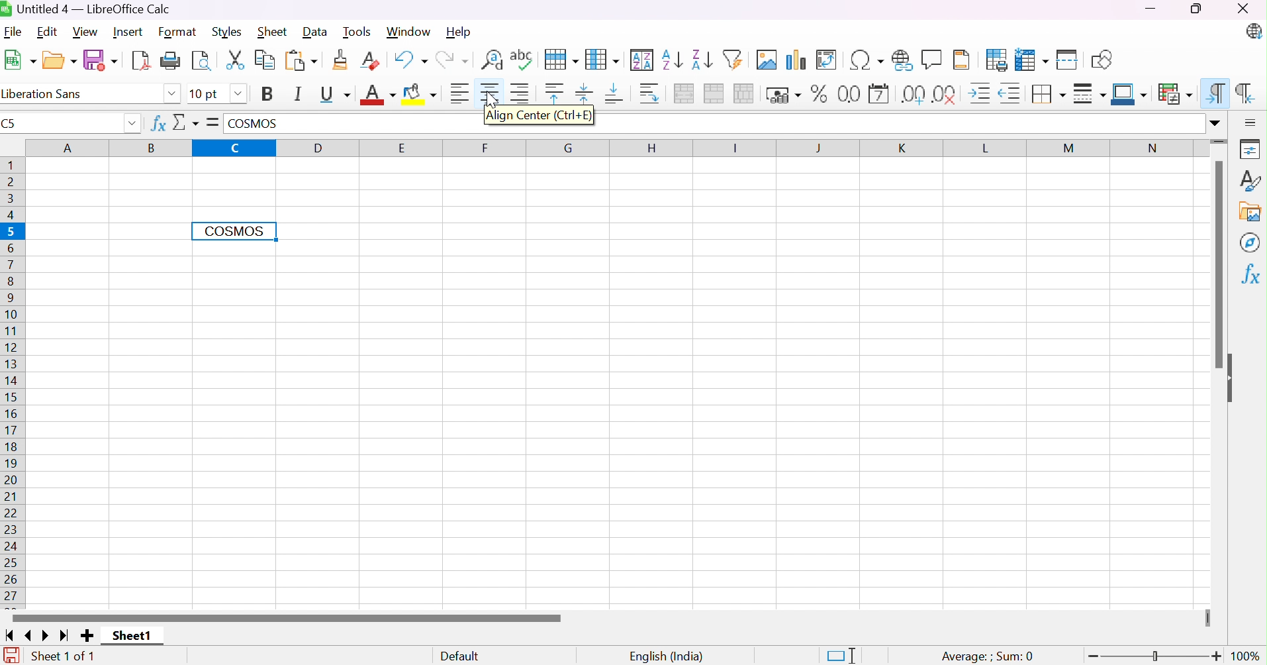 The image size is (1267, 665). What do you see at coordinates (1157, 9) in the screenshot?
I see `Minimize` at bounding box center [1157, 9].